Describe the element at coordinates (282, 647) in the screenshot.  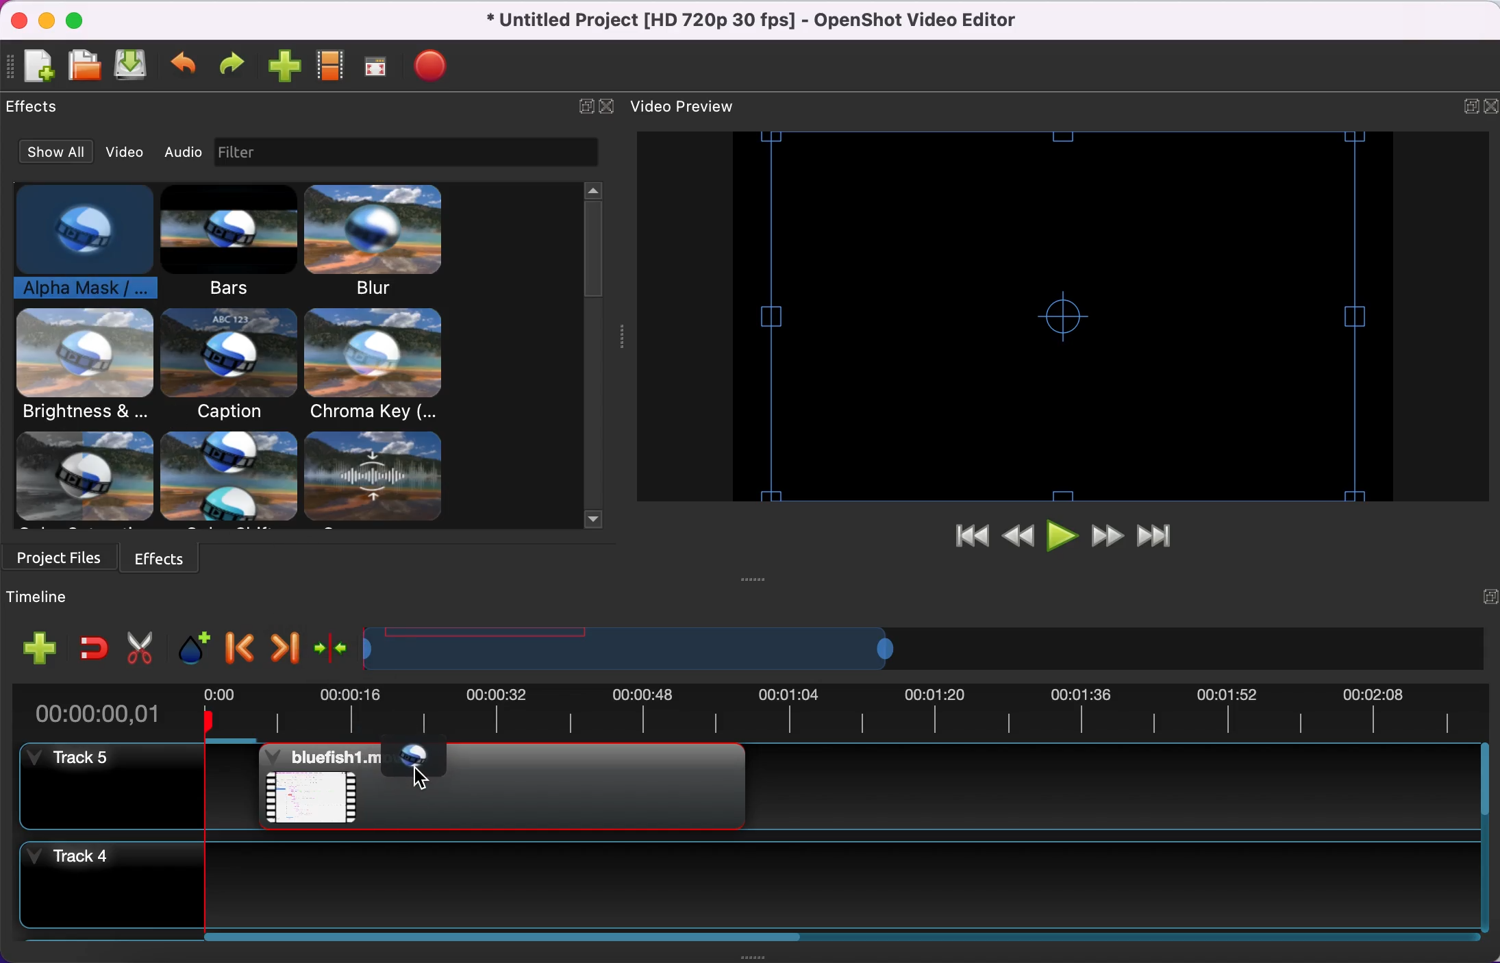
I see `next marker` at that location.